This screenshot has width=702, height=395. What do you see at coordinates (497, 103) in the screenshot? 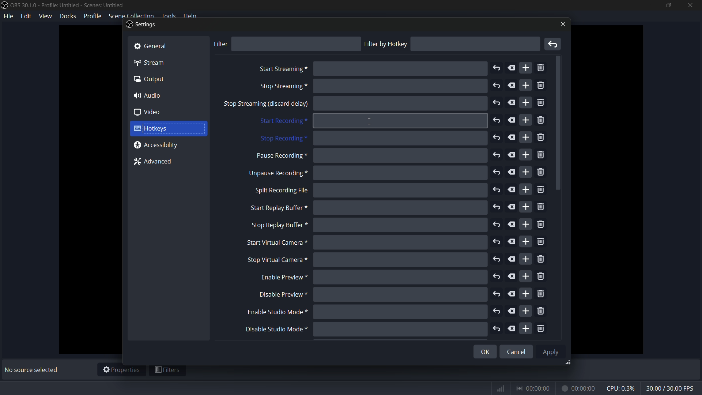
I see `undo` at bounding box center [497, 103].